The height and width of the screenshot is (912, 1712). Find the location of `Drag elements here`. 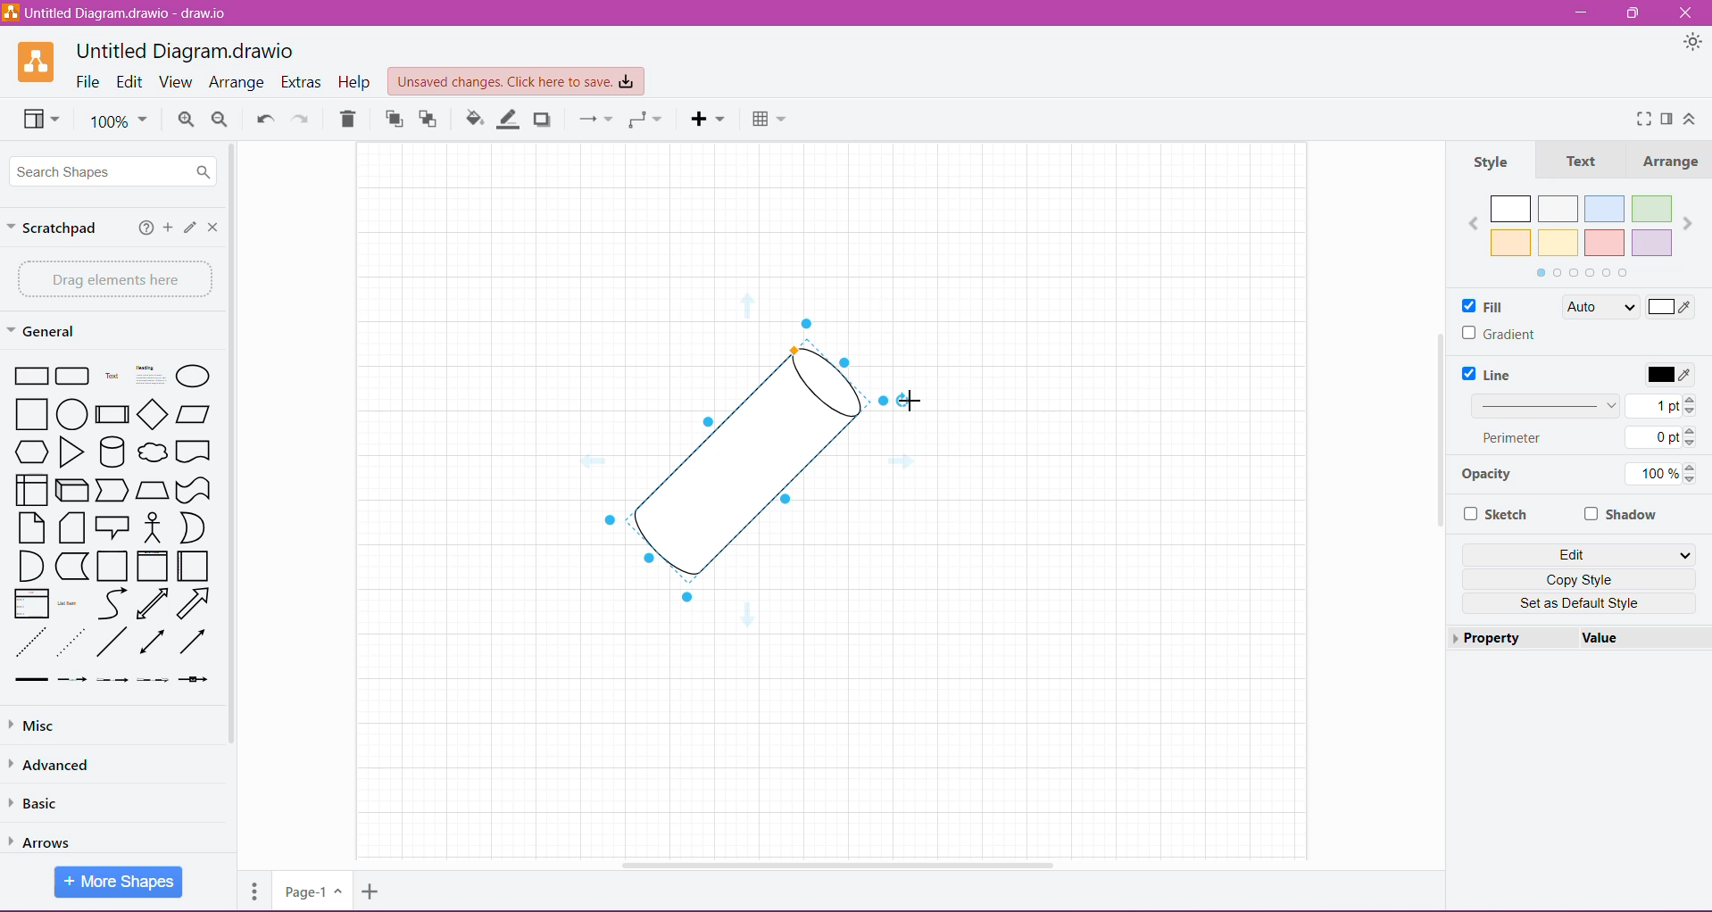

Drag elements here is located at coordinates (111, 278).